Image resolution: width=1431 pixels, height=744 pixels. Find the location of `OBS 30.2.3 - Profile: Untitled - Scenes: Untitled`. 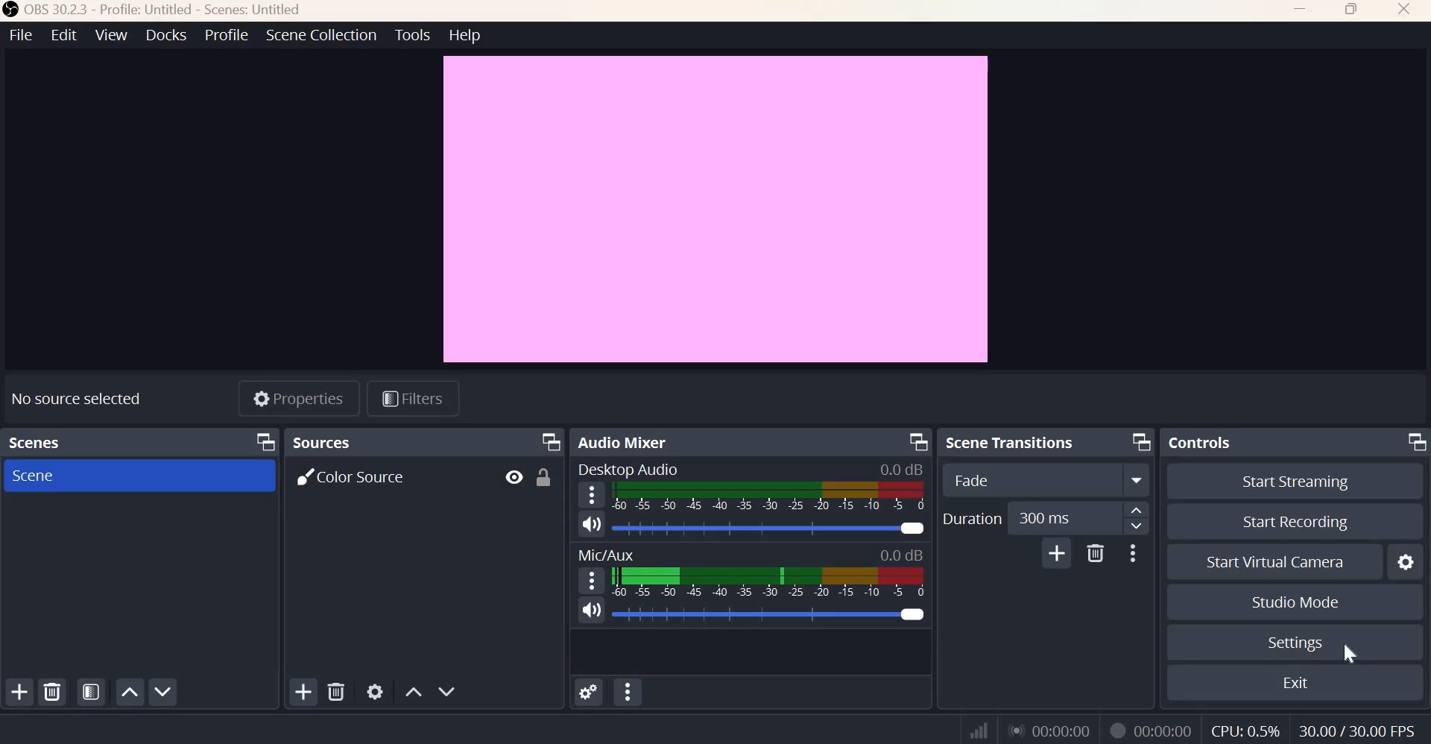

OBS 30.2.3 - Profile: Untitled - Scenes: Untitled is located at coordinates (151, 10).